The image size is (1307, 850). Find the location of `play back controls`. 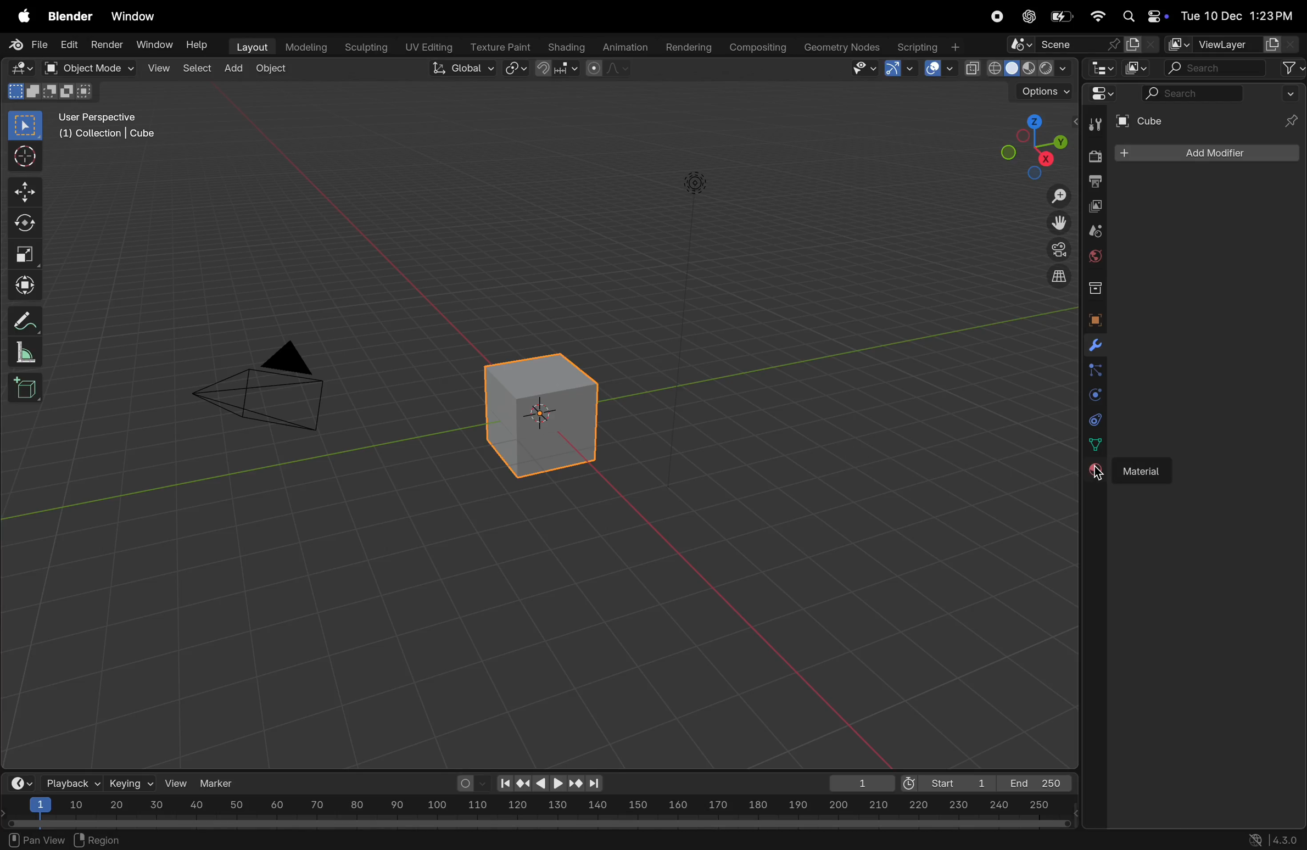

play back controls is located at coordinates (550, 785).